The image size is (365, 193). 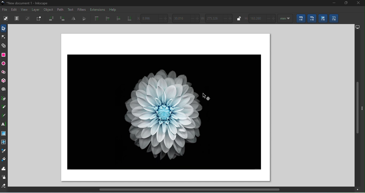 I want to click on Move gradients (in fill and stroke) along with the objects, so click(x=322, y=18).